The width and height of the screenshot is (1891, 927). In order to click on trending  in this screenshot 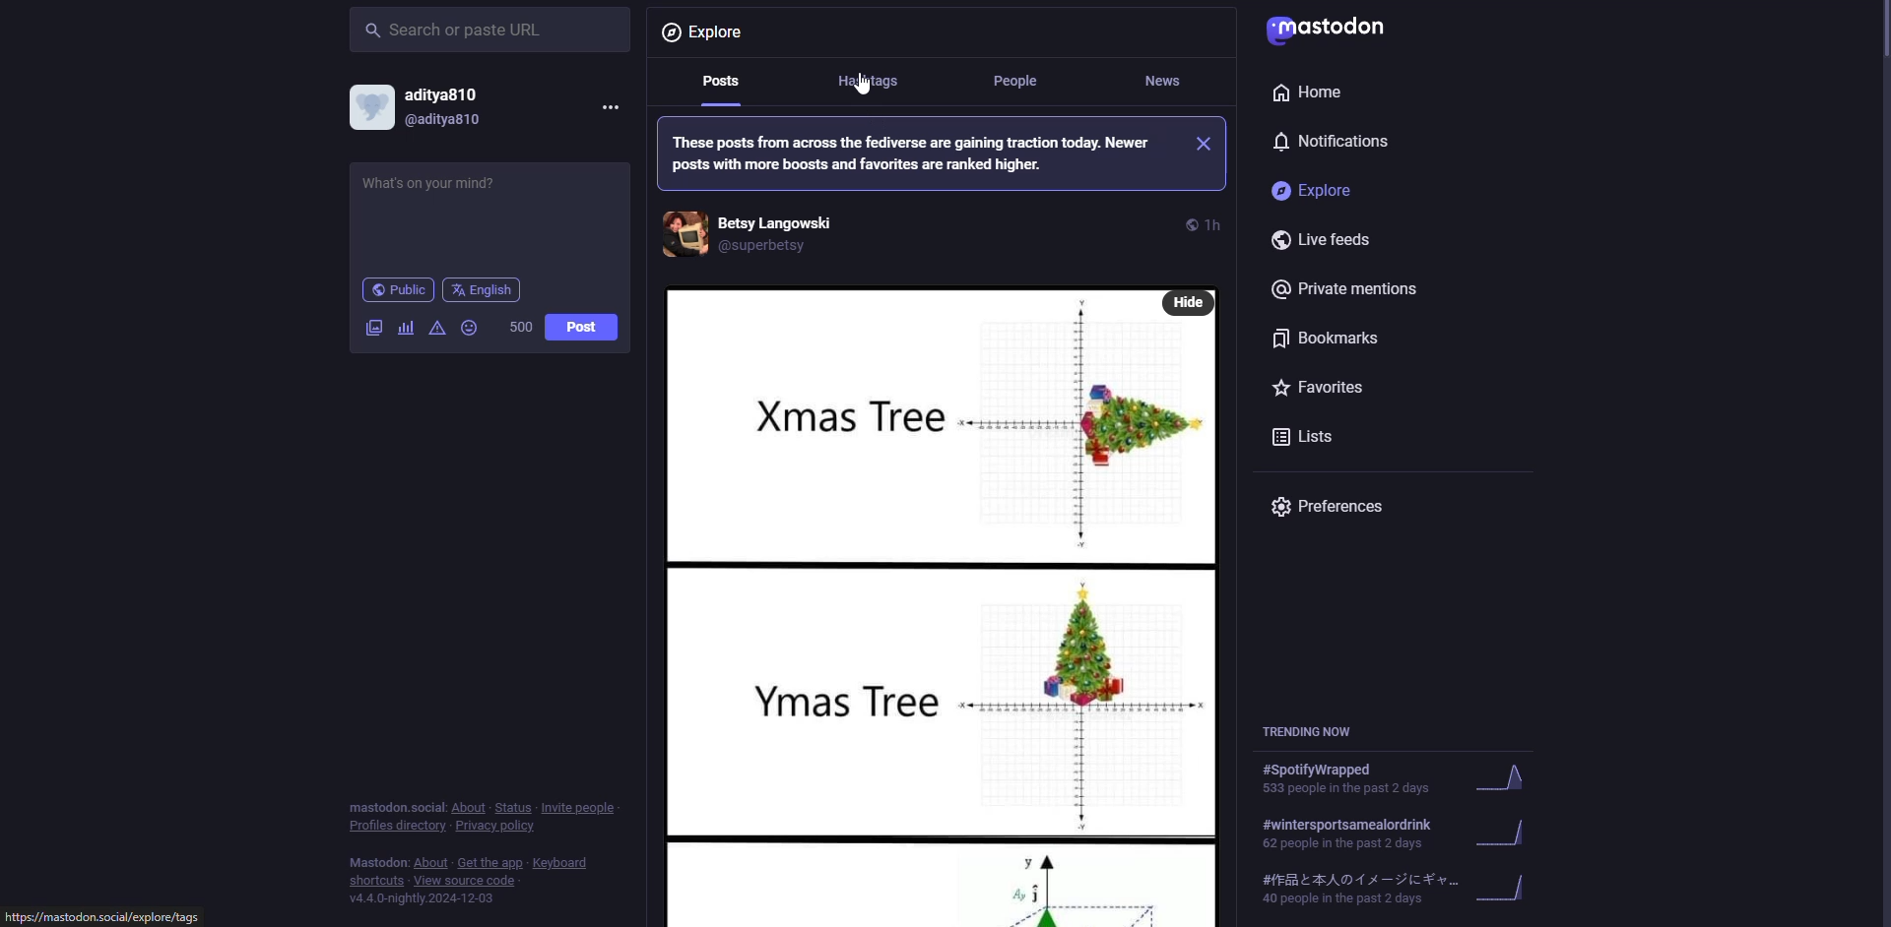, I will do `click(1390, 888)`.